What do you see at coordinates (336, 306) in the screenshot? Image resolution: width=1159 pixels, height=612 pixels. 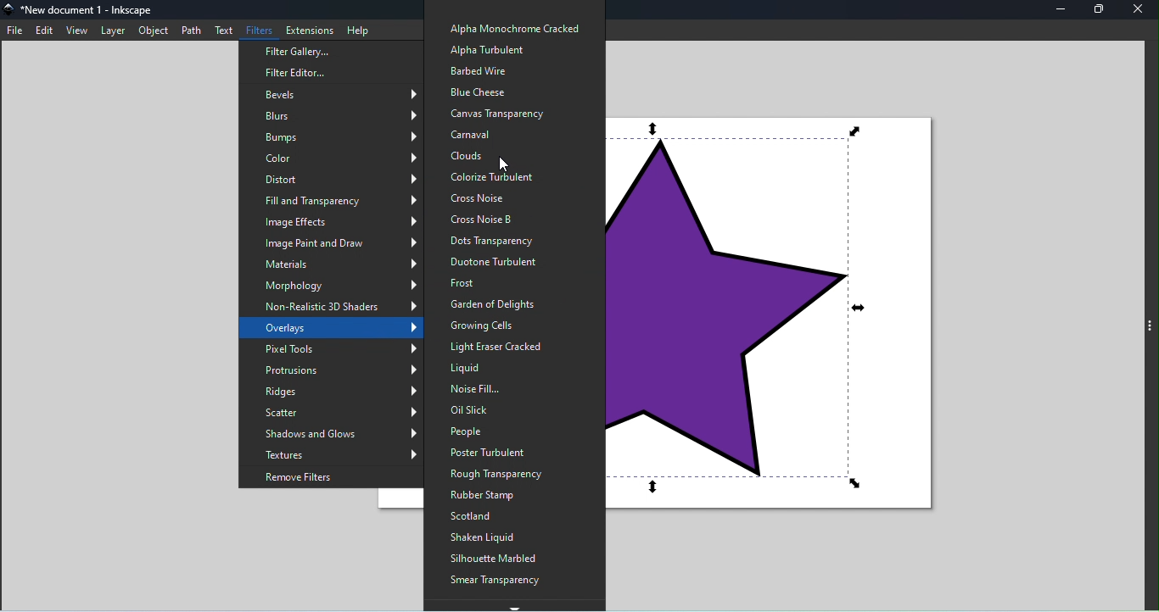 I see `Non realistic 3D shades` at bounding box center [336, 306].